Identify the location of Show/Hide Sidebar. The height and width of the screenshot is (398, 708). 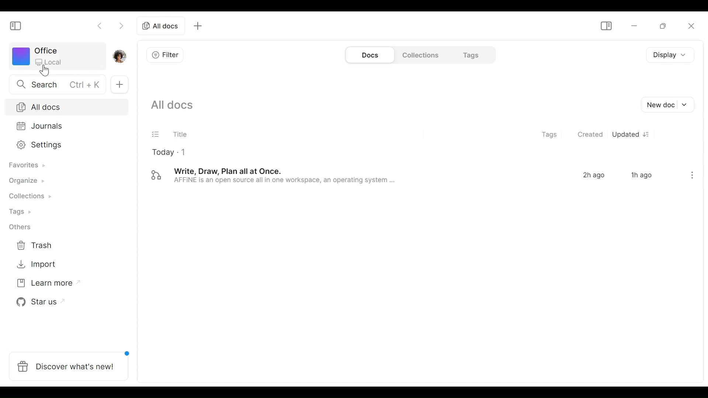
(605, 25).